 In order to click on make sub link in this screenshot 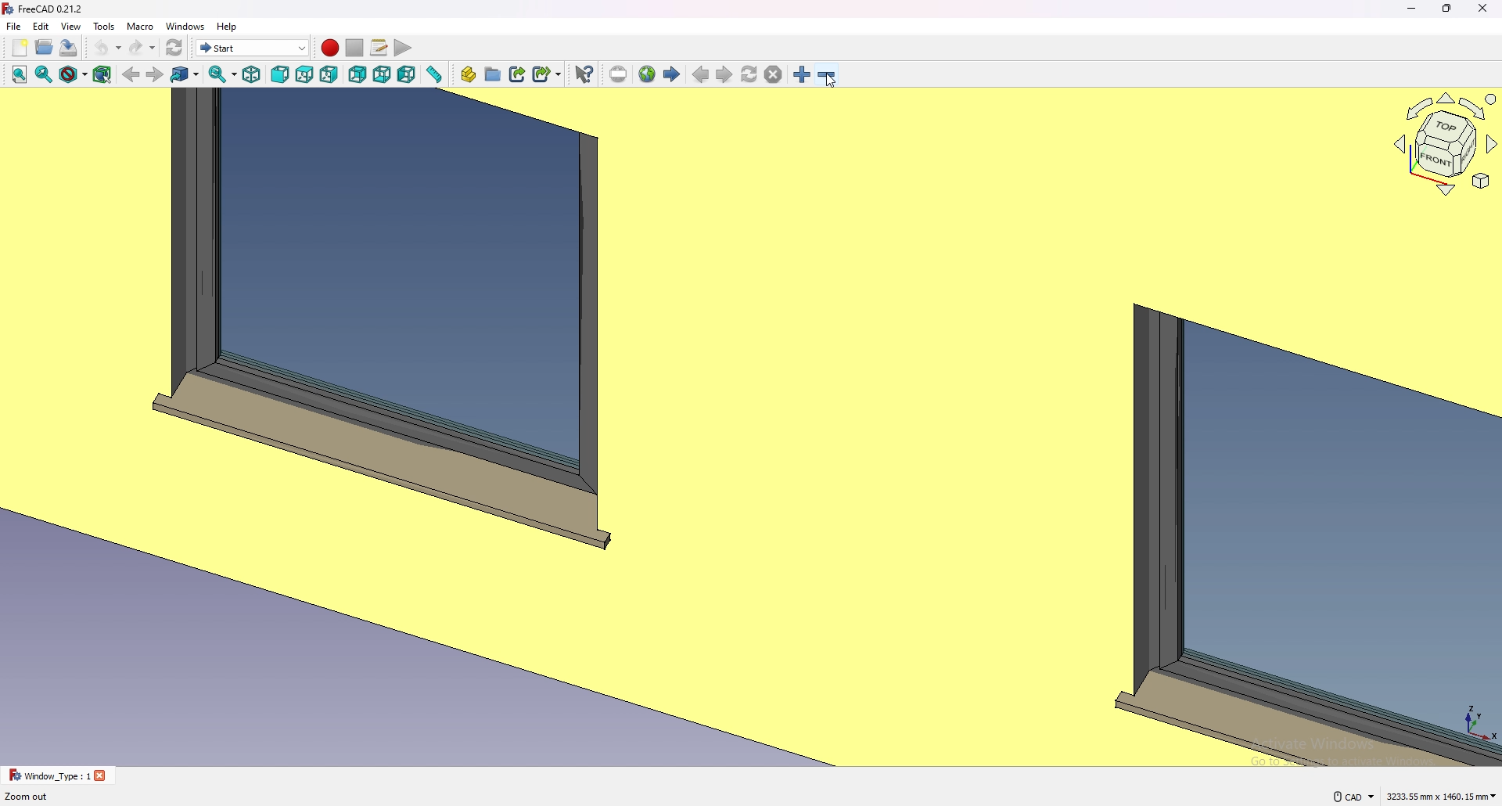, I will do `click(548, 74)`.